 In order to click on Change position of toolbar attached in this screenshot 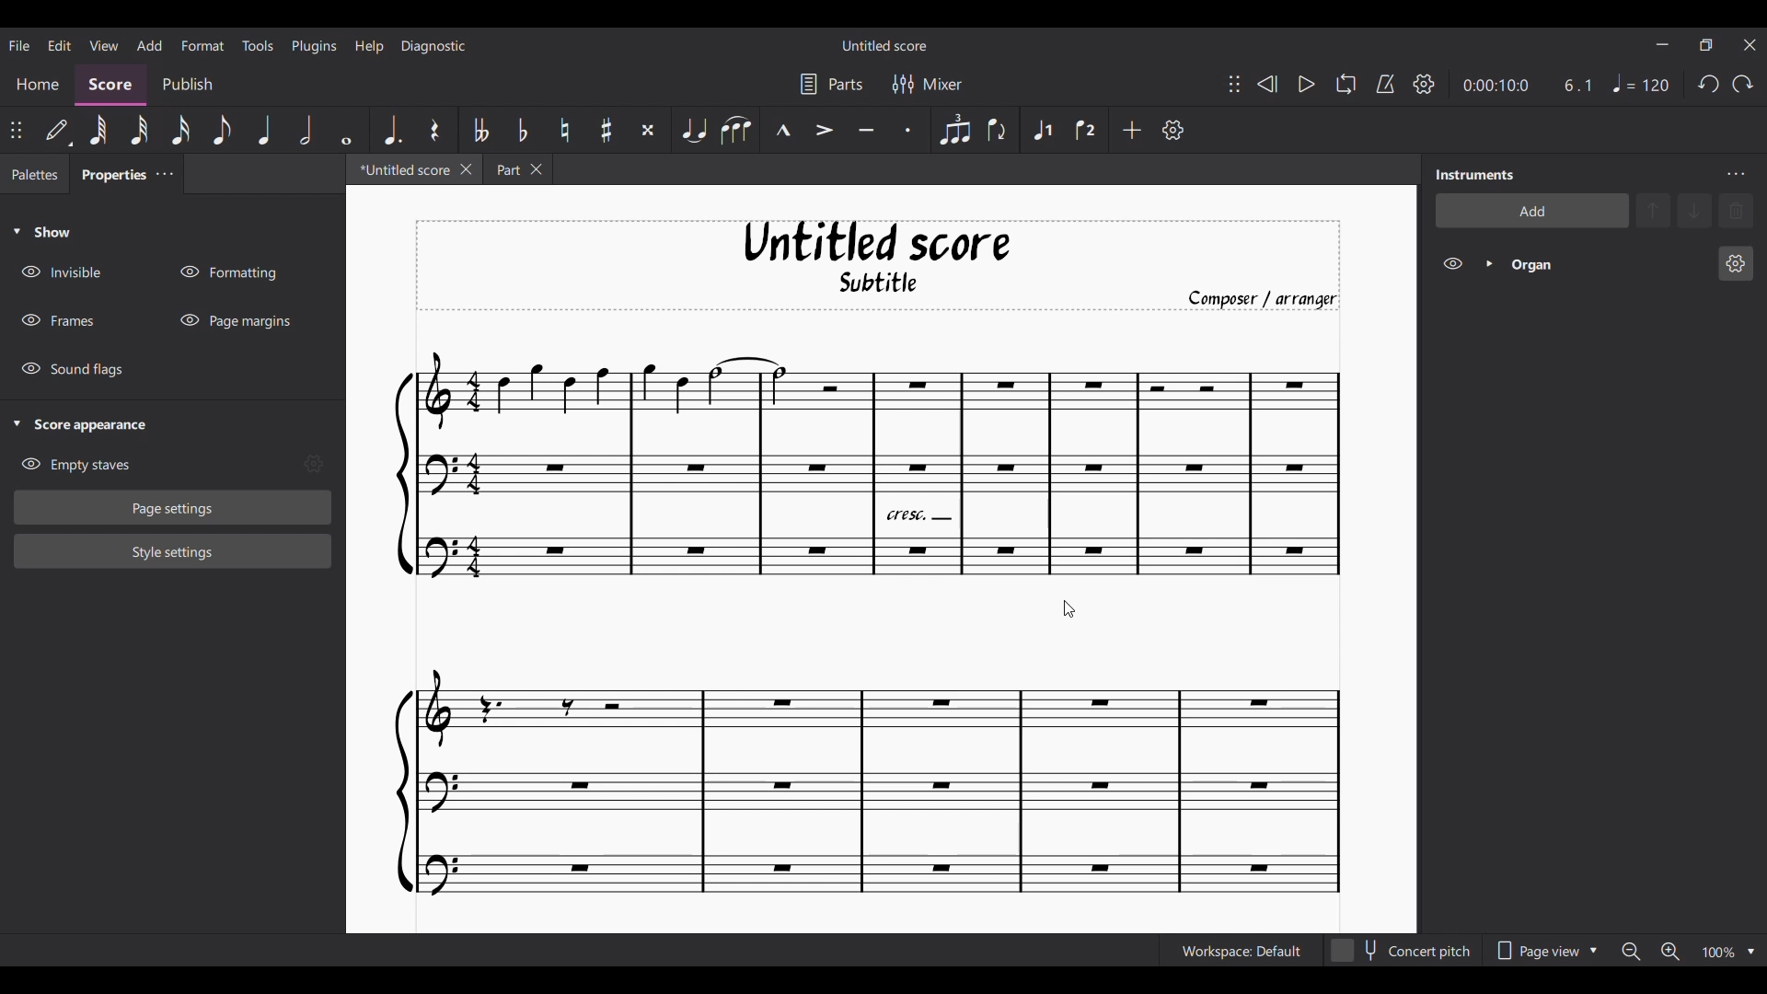, I will do `click(1234, 85)`.